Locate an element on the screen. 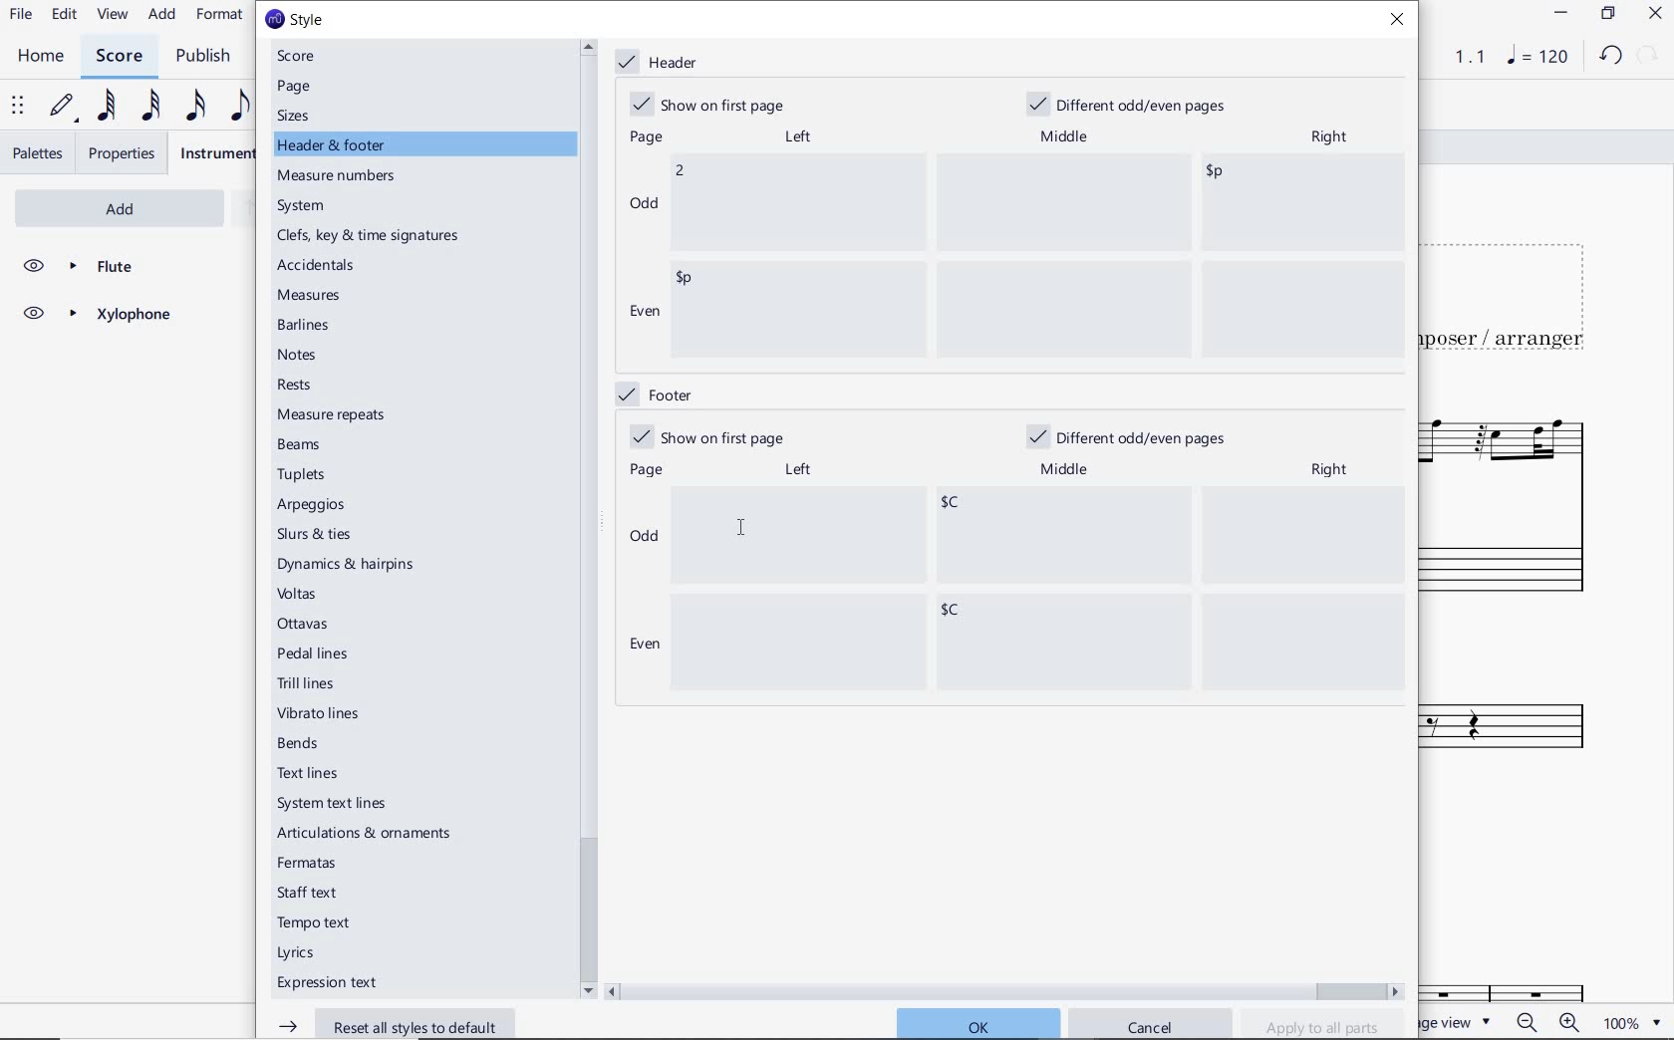  score is located at coordinates (304, 56).